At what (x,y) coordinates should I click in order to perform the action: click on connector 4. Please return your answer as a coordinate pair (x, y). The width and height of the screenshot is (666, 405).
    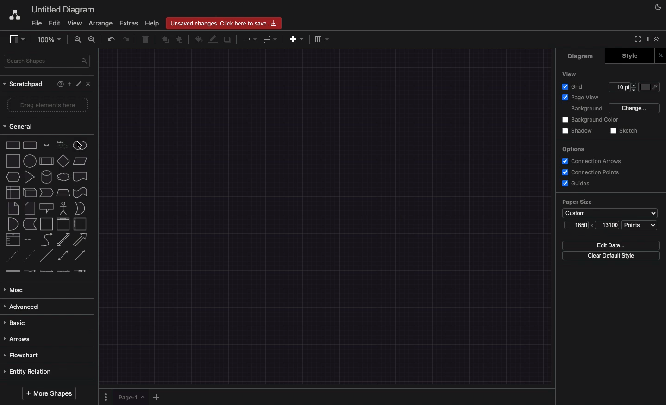
    Looking at the image, I should click on (64, 270).